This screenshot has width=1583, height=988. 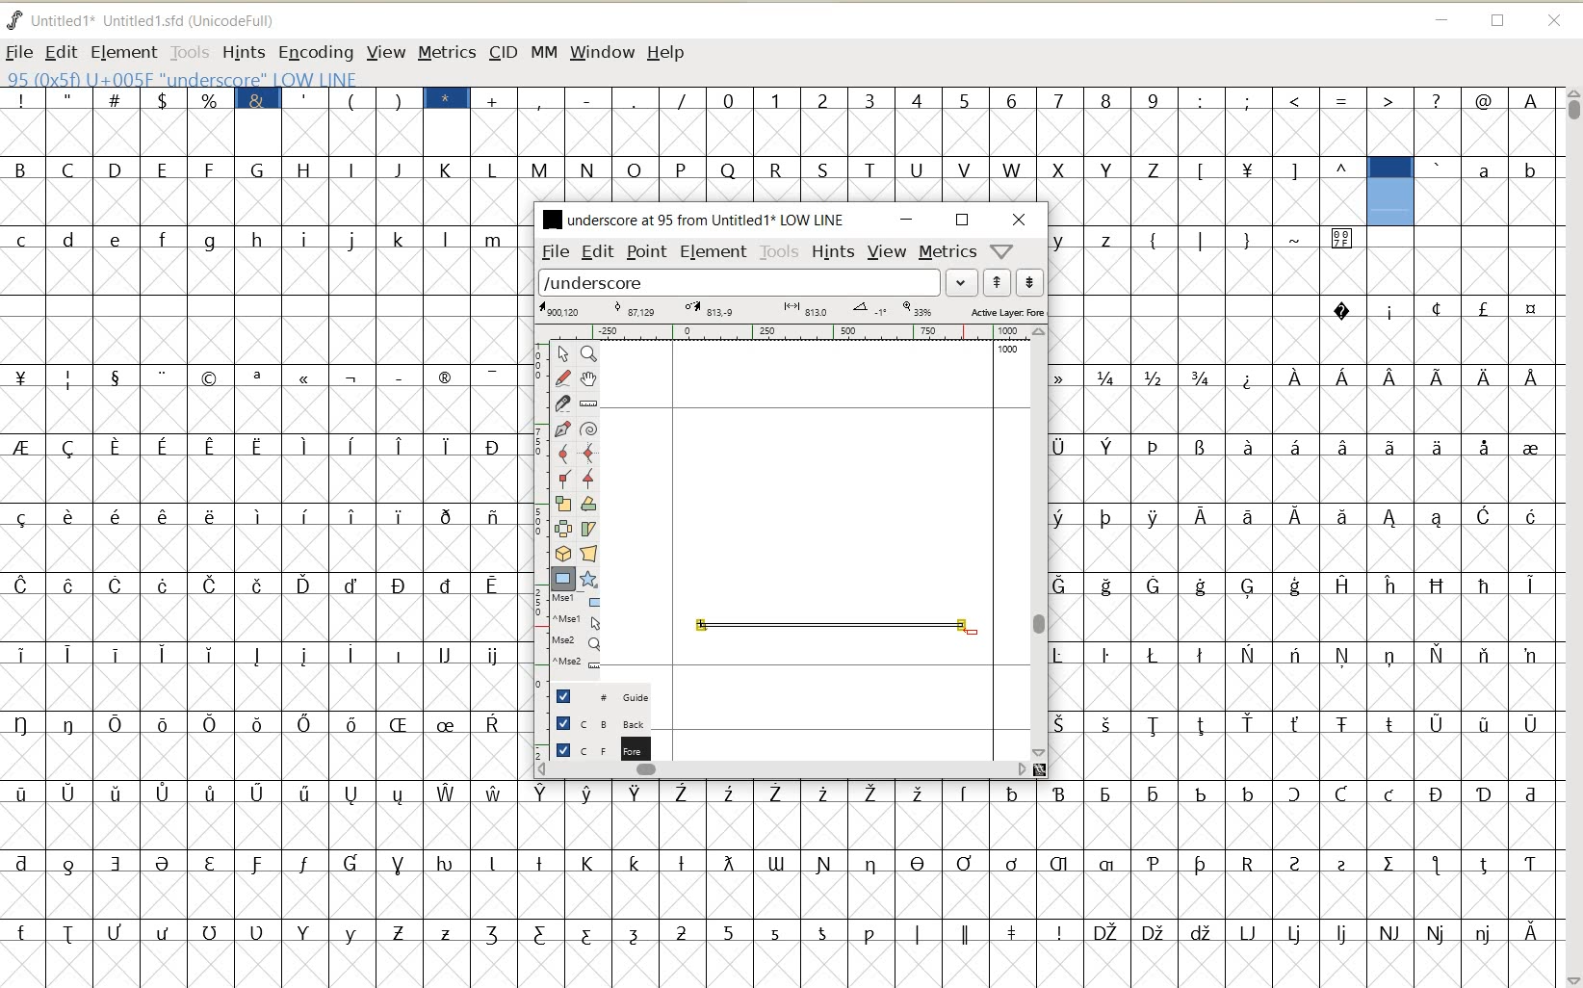 What do you see at coordinates (243, 52) in the screenshot?
I see `HINTS` at bounding box center [243, 52].